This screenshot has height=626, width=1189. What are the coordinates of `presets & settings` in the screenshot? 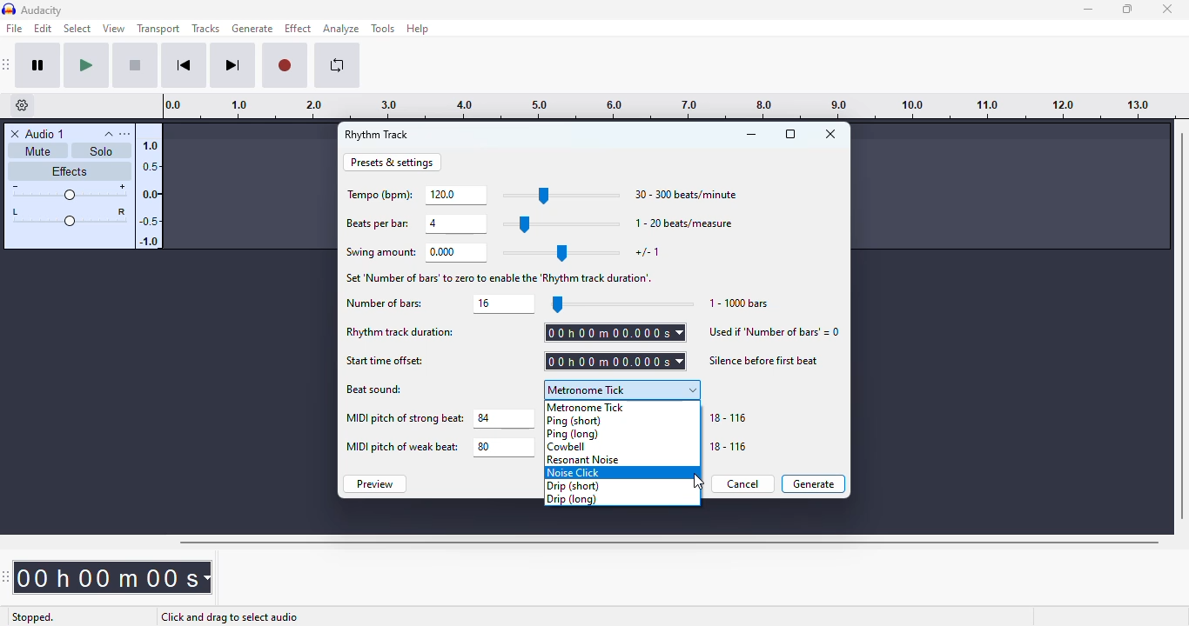 It's located at (391, 163).